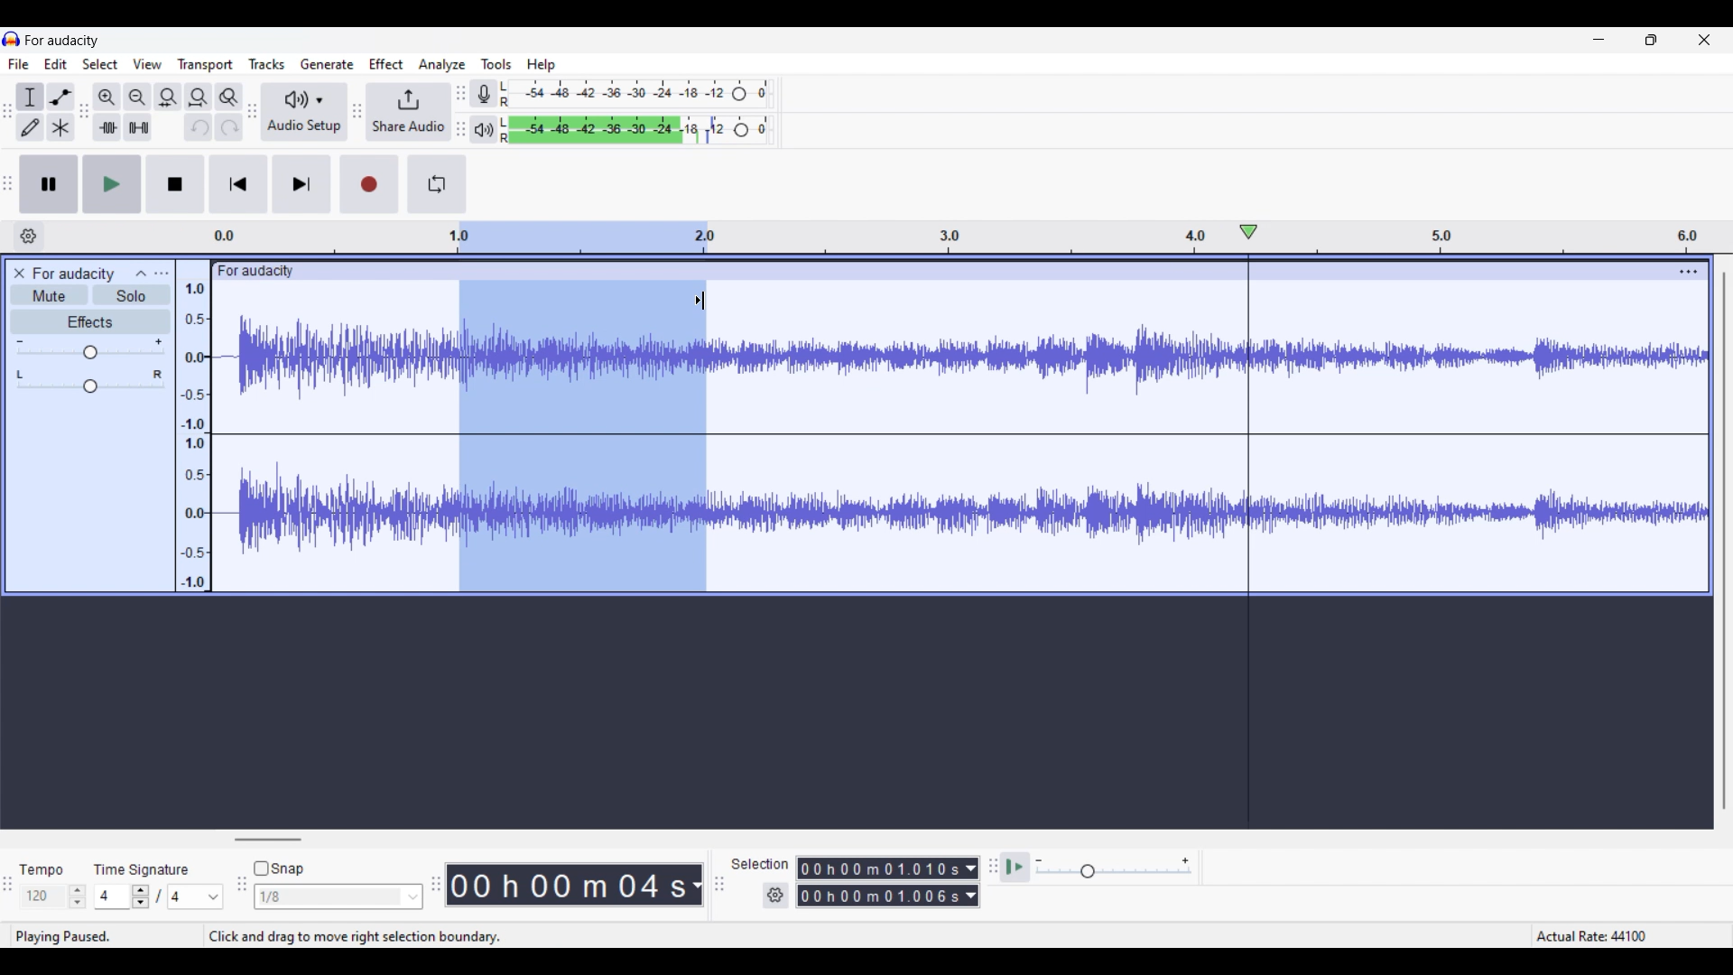 The height and width of the screenshot is (975, 1733). What do you see at coordinates (48, 295) in the screenshot?
I see `Mute` at bounding box center [48, 295].